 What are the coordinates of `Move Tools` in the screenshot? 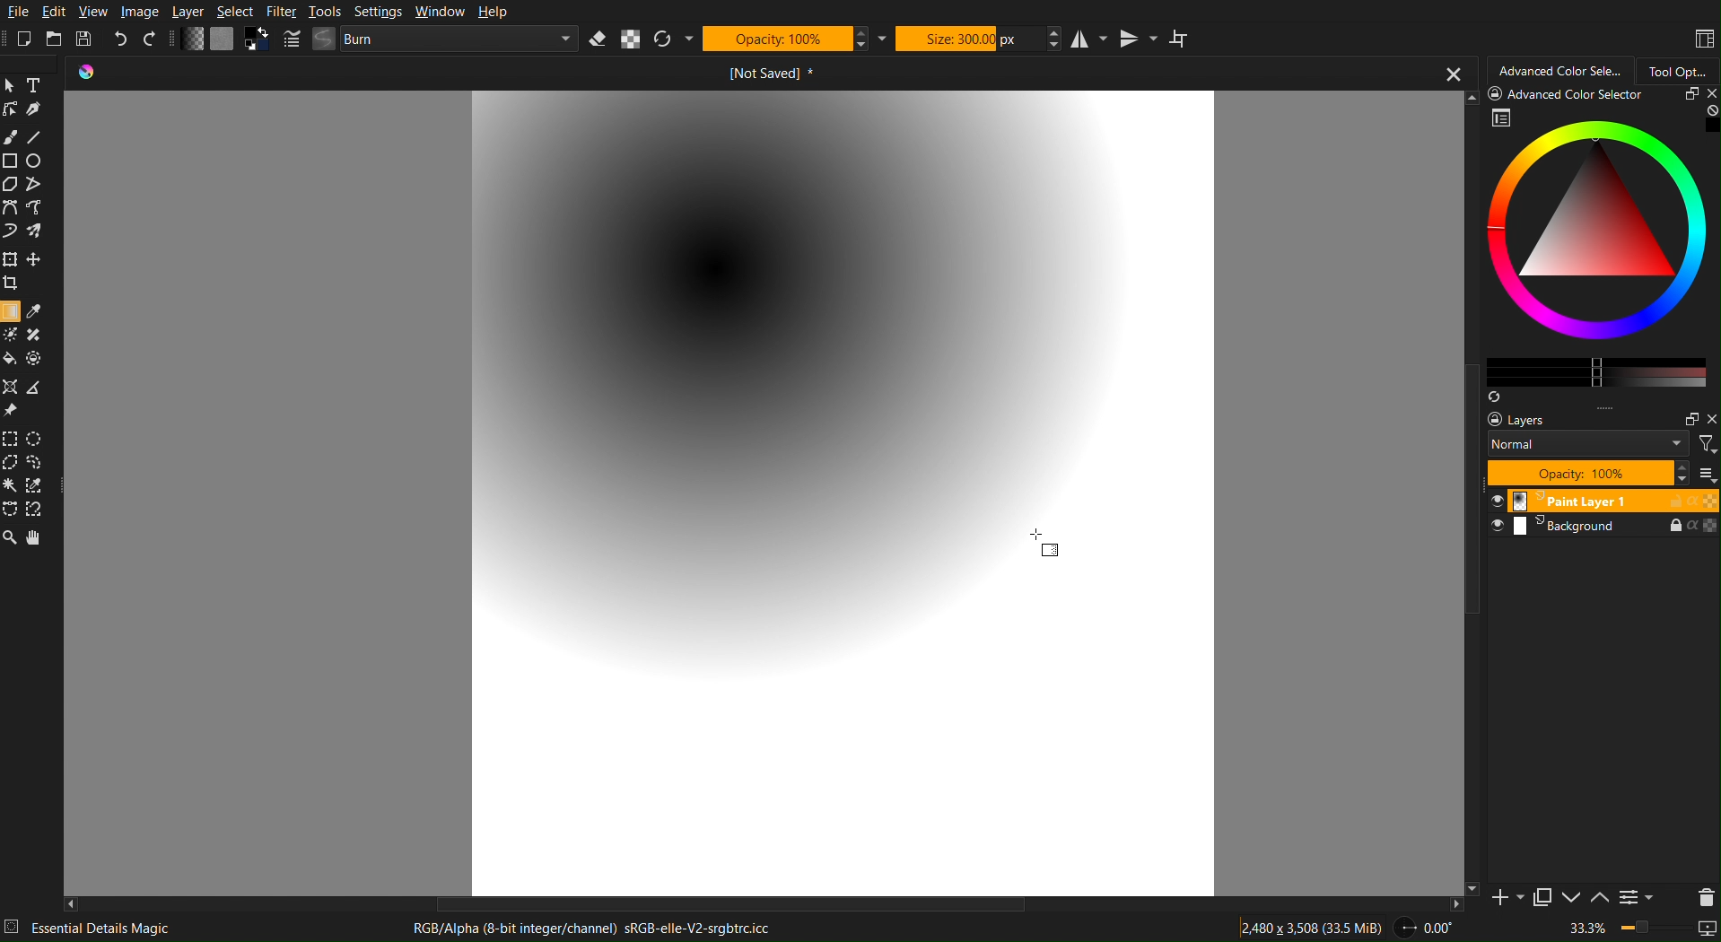 It's located at (27, 269).